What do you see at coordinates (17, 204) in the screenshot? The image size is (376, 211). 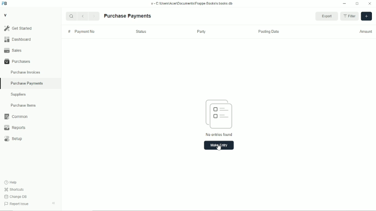 I see `Report Issue` at bounding box center [17, 204].